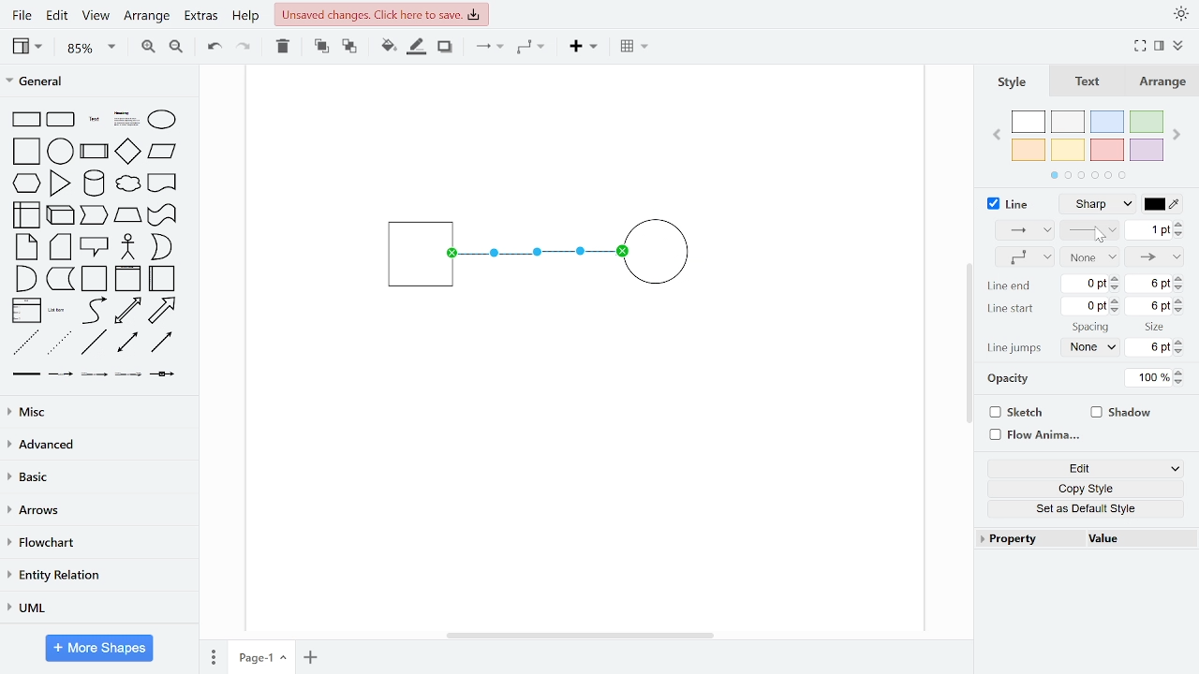  What do you see at coordinates (161, 247) in the screenshot?
I see `or` at bounding box center [161, 247].